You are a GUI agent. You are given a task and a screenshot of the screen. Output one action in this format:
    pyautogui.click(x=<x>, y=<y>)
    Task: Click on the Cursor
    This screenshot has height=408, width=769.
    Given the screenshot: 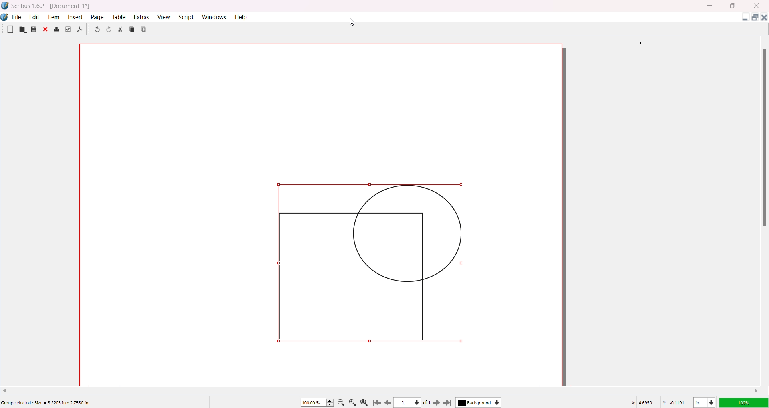 What is the action you would take?
    pyautogui.click(x=353, y=21)
    